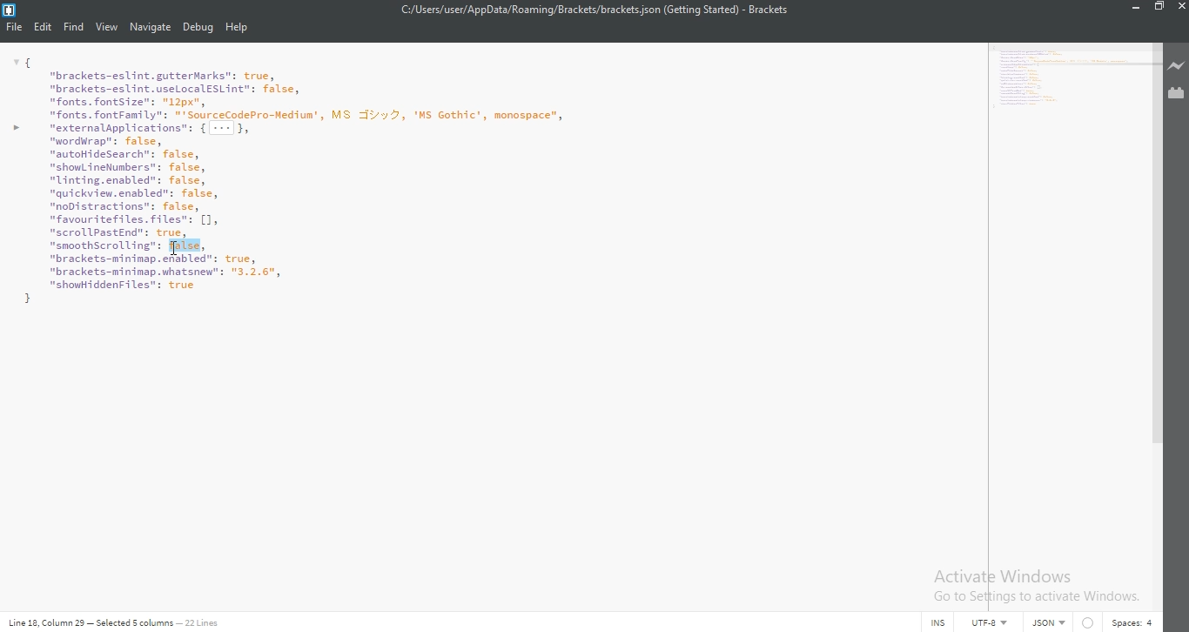 The width and height of the screenshot is (1189, 632). I want to click on space:4, so click(1132, 622).